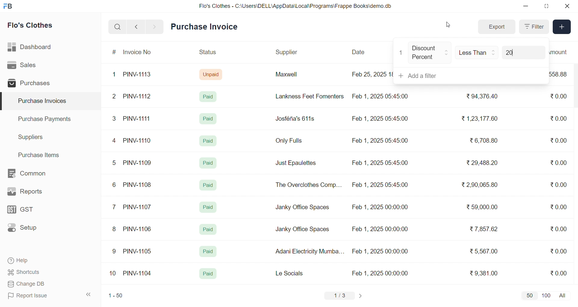 The height and width of the screenshot is (307, 578). Describe the element at coordinates (208, 207) in the screenshot. I see `Paid` at that location.